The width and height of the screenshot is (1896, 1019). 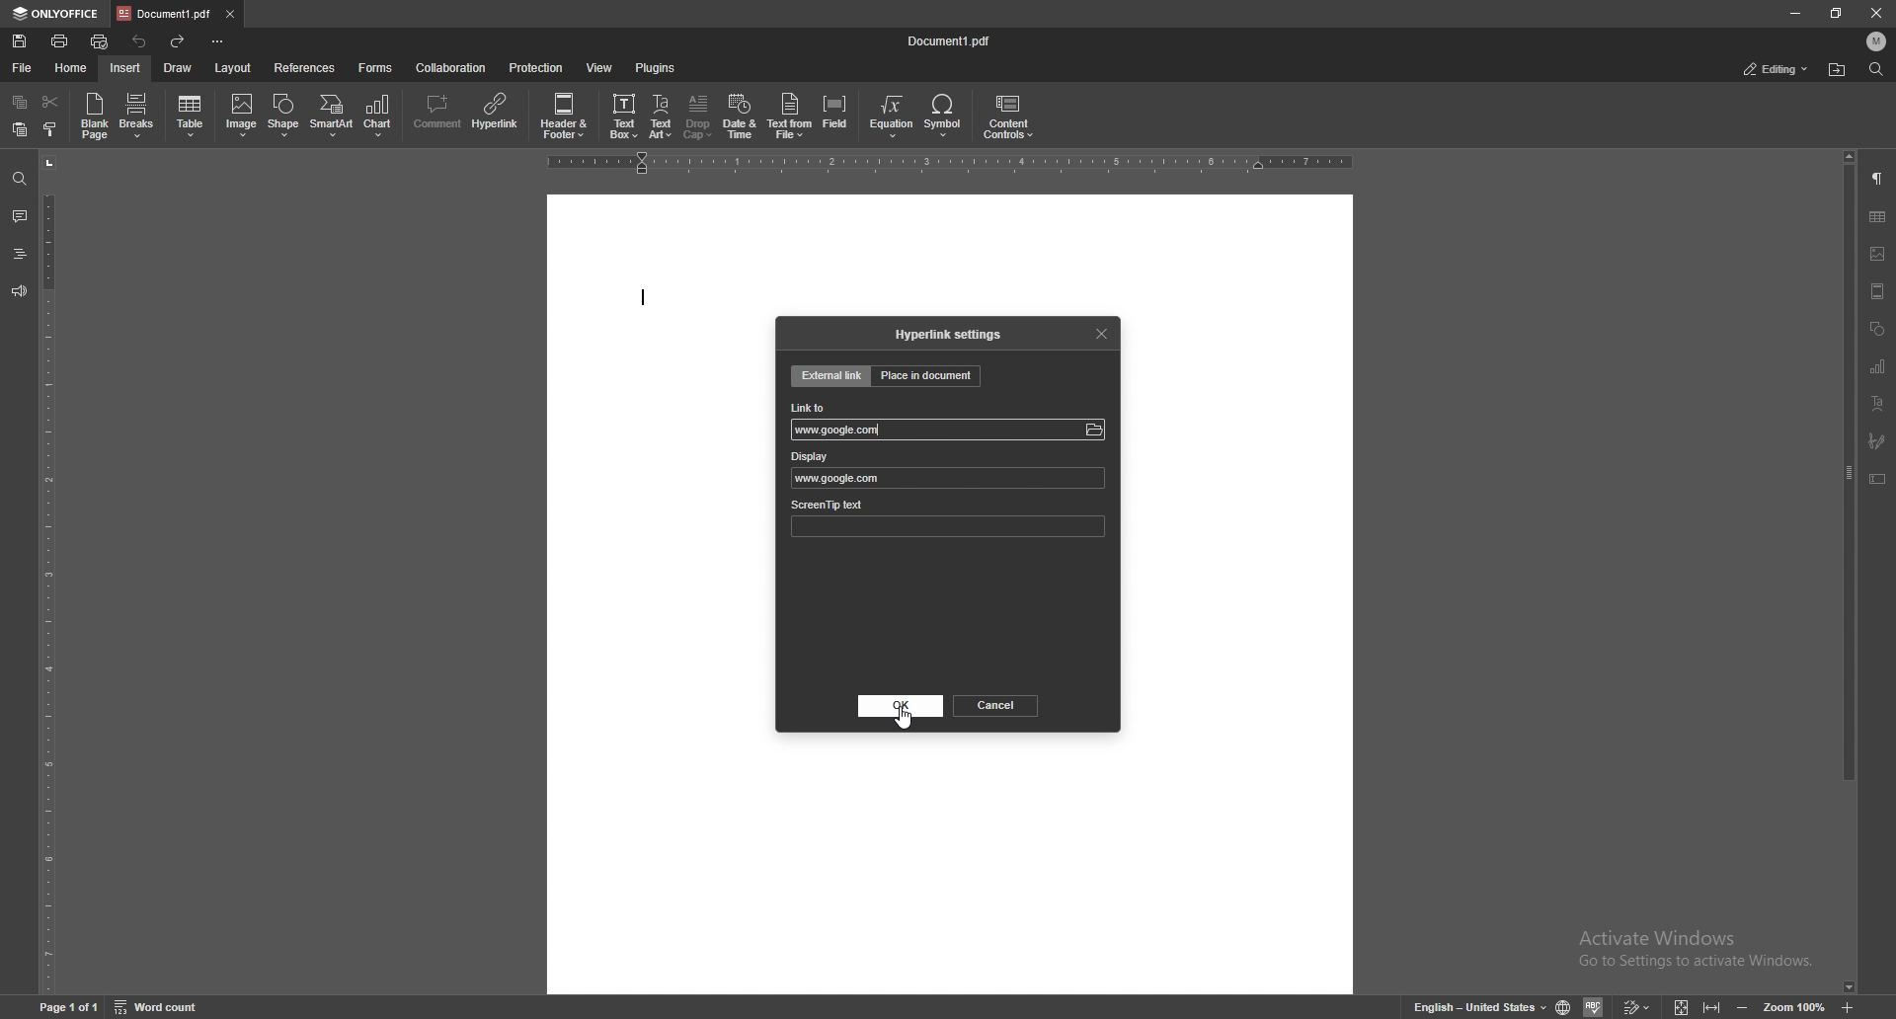 I want to click on print, so click(x=61, y=40).